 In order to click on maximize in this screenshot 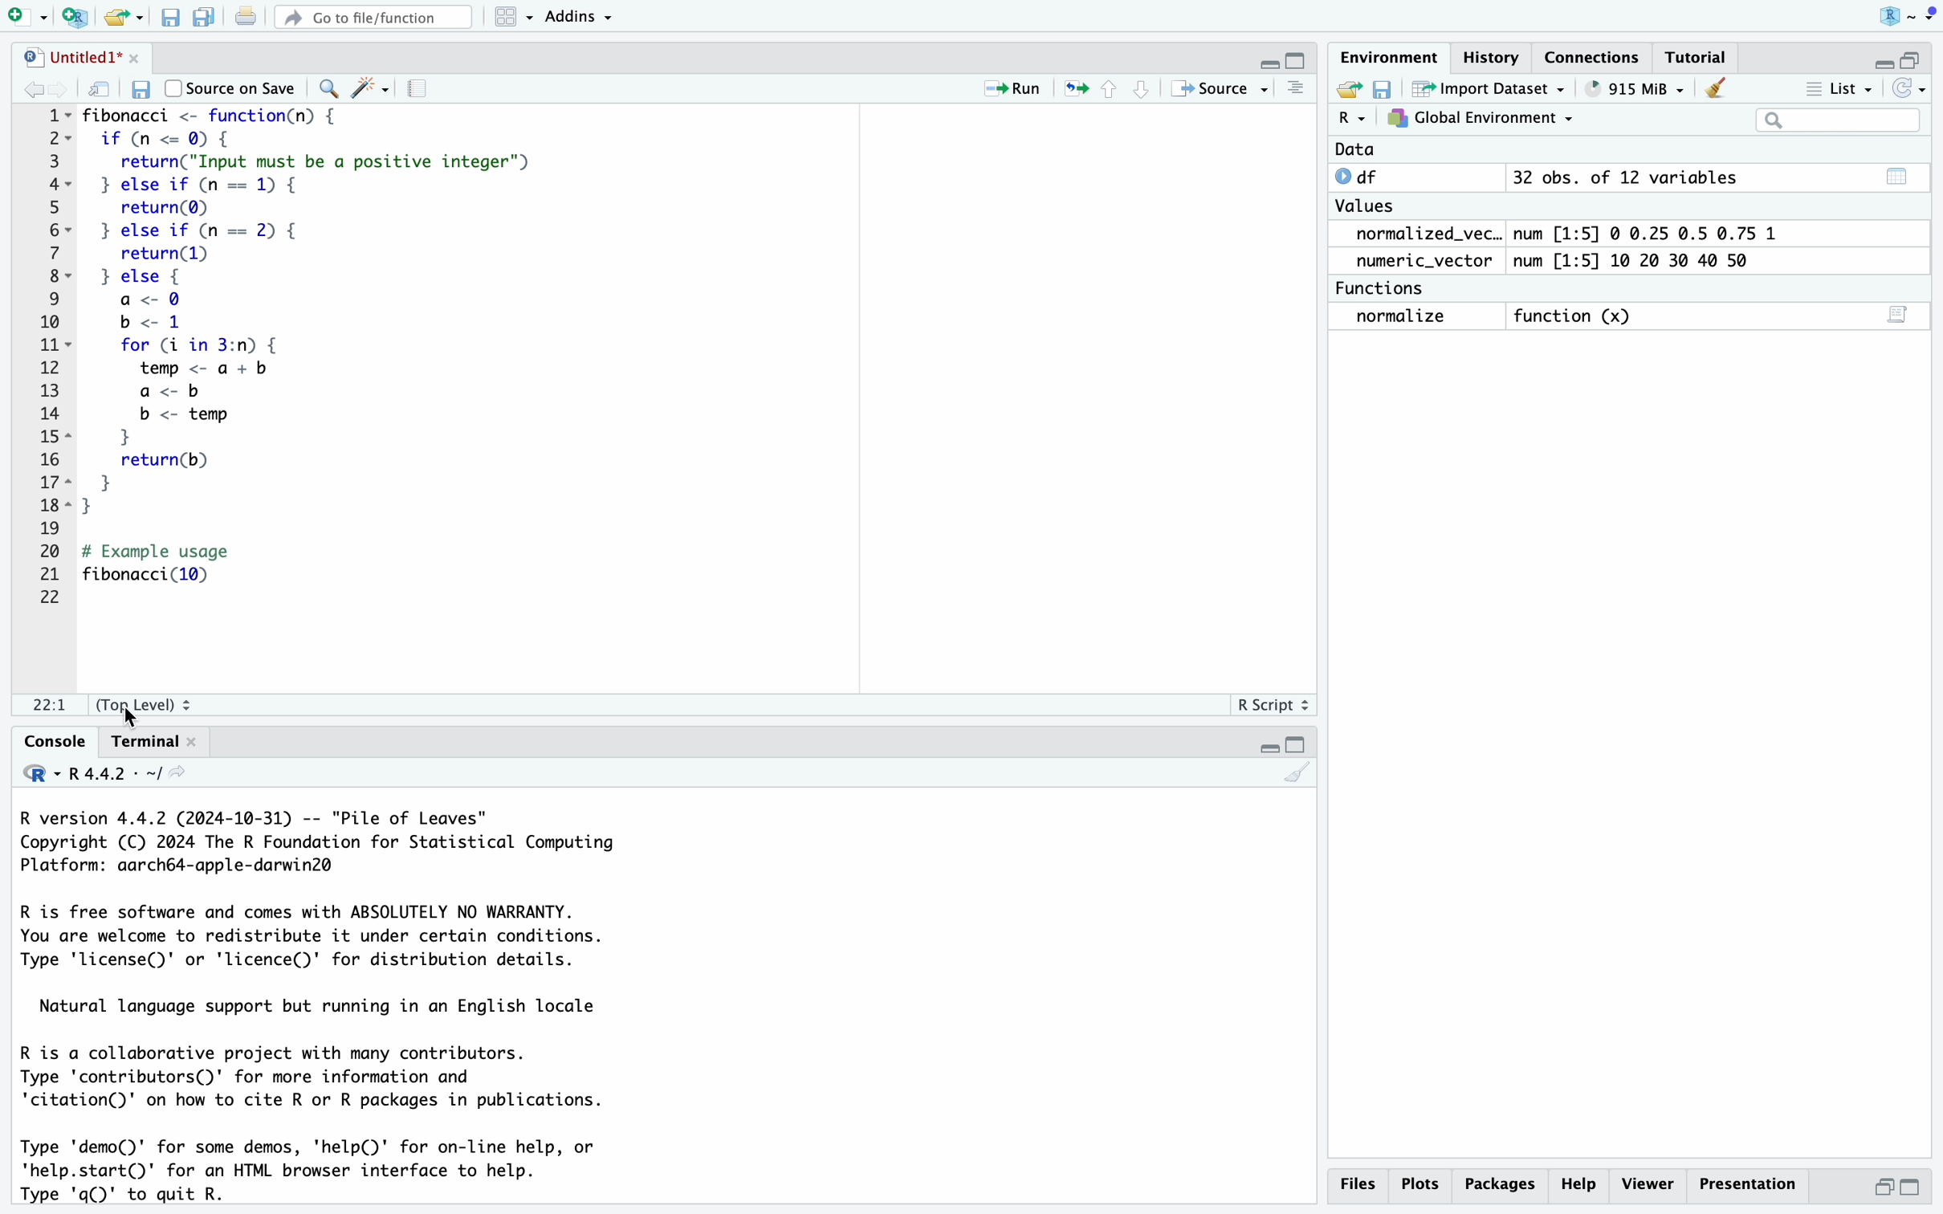, I will do `click(1303, 53)`.